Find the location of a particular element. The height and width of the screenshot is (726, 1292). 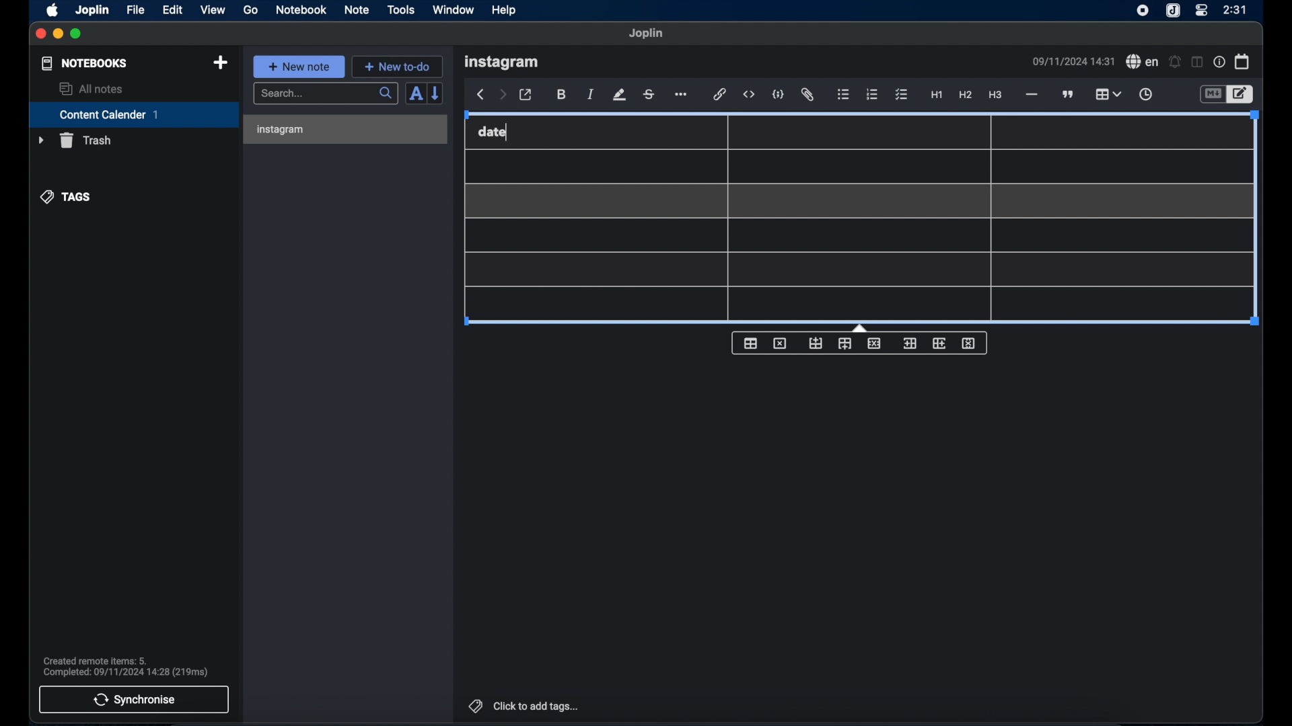

screen recorder icon is located at coordinates (1143, 11).